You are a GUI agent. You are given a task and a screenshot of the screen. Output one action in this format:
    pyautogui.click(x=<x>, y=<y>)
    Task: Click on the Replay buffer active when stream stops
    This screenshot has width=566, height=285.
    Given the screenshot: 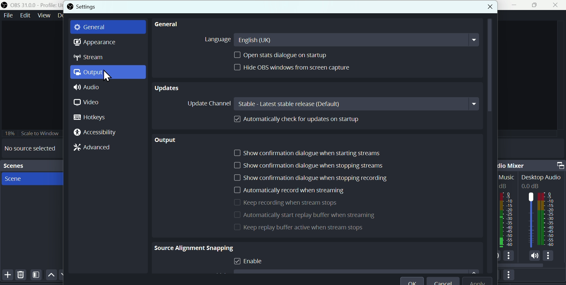 What is the action you would take?
    pyautogui.click(x=295, y=230)
    